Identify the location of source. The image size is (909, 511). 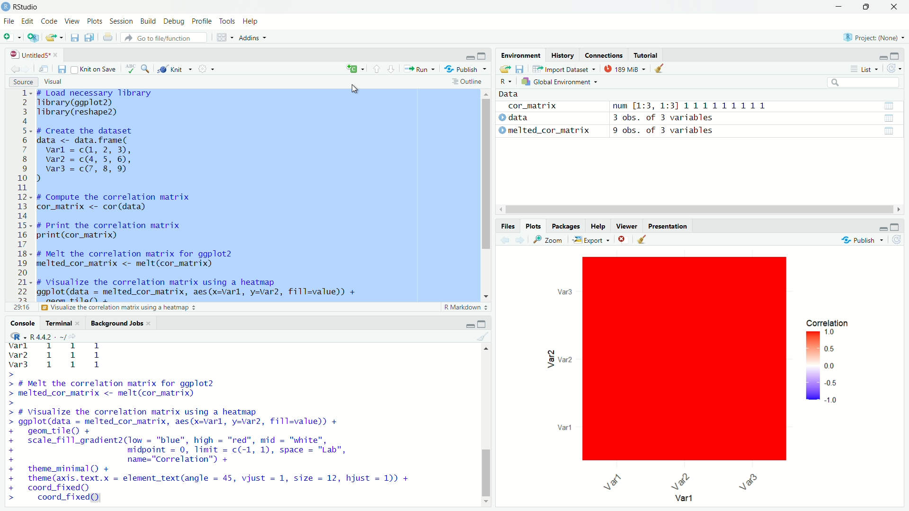
(23, 82).